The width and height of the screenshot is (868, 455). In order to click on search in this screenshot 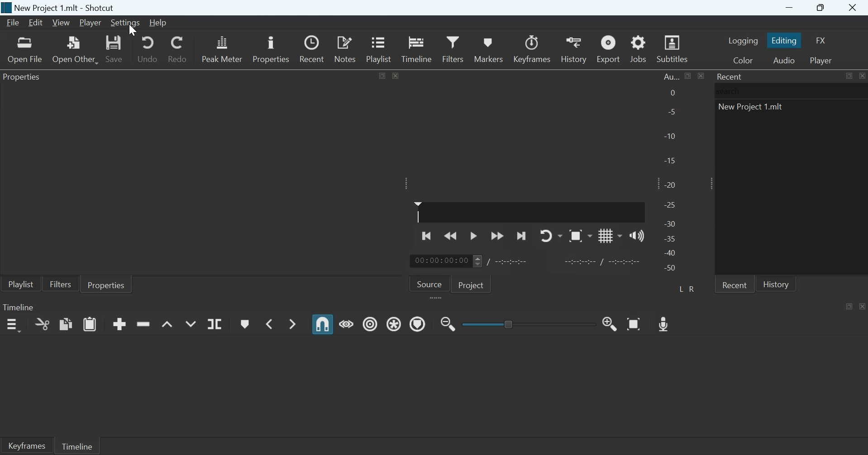, I will do `click(731, 91)`.